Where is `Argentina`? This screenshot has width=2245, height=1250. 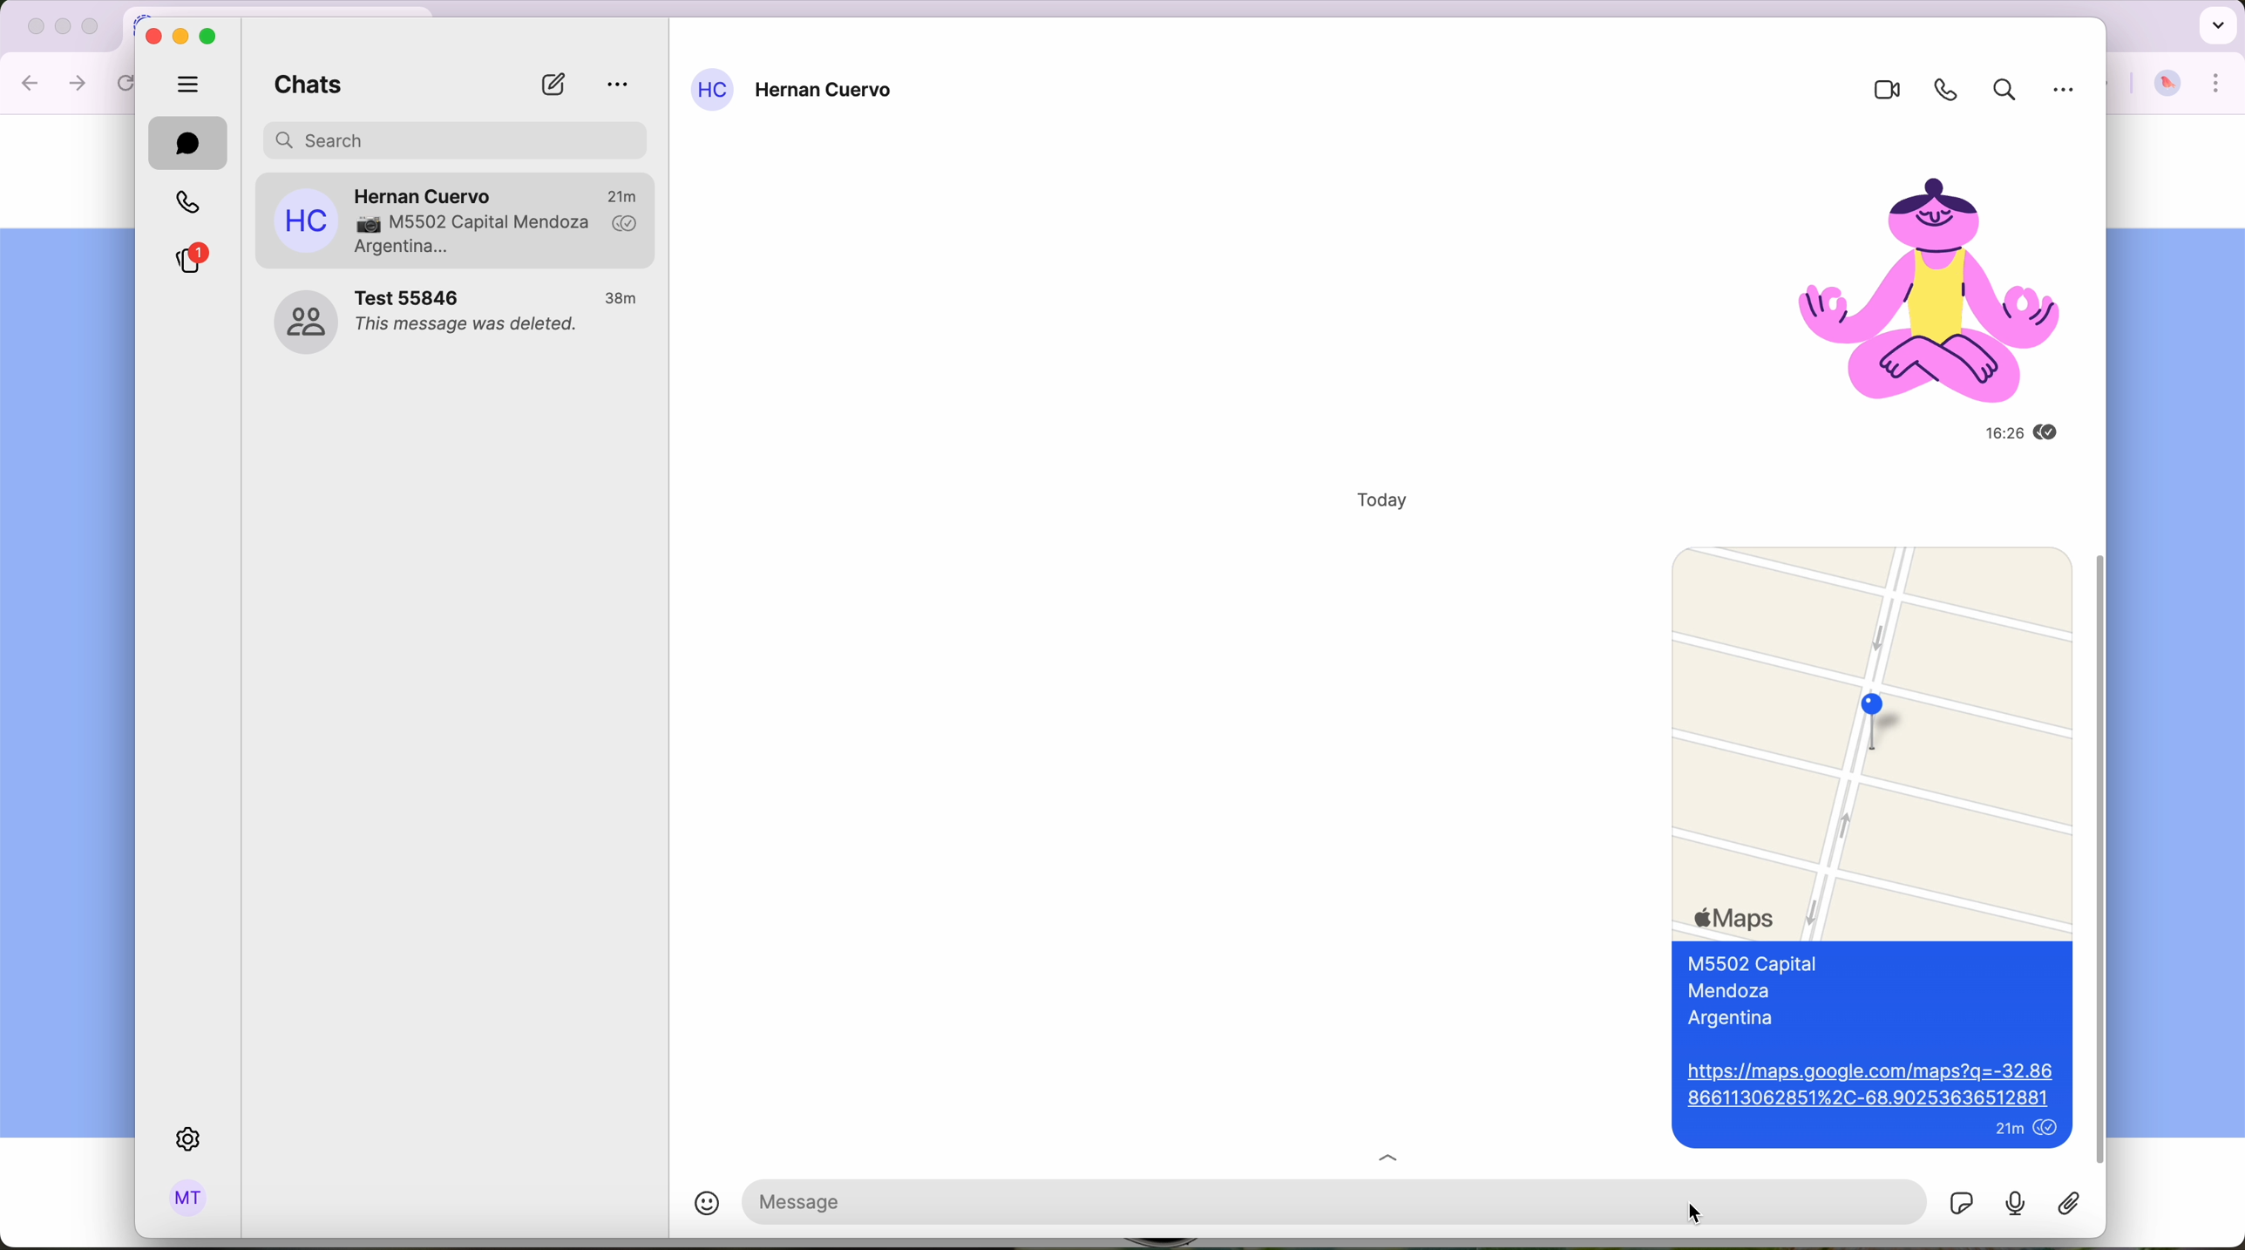
Argentina is located at coordinates (1738, 1020).